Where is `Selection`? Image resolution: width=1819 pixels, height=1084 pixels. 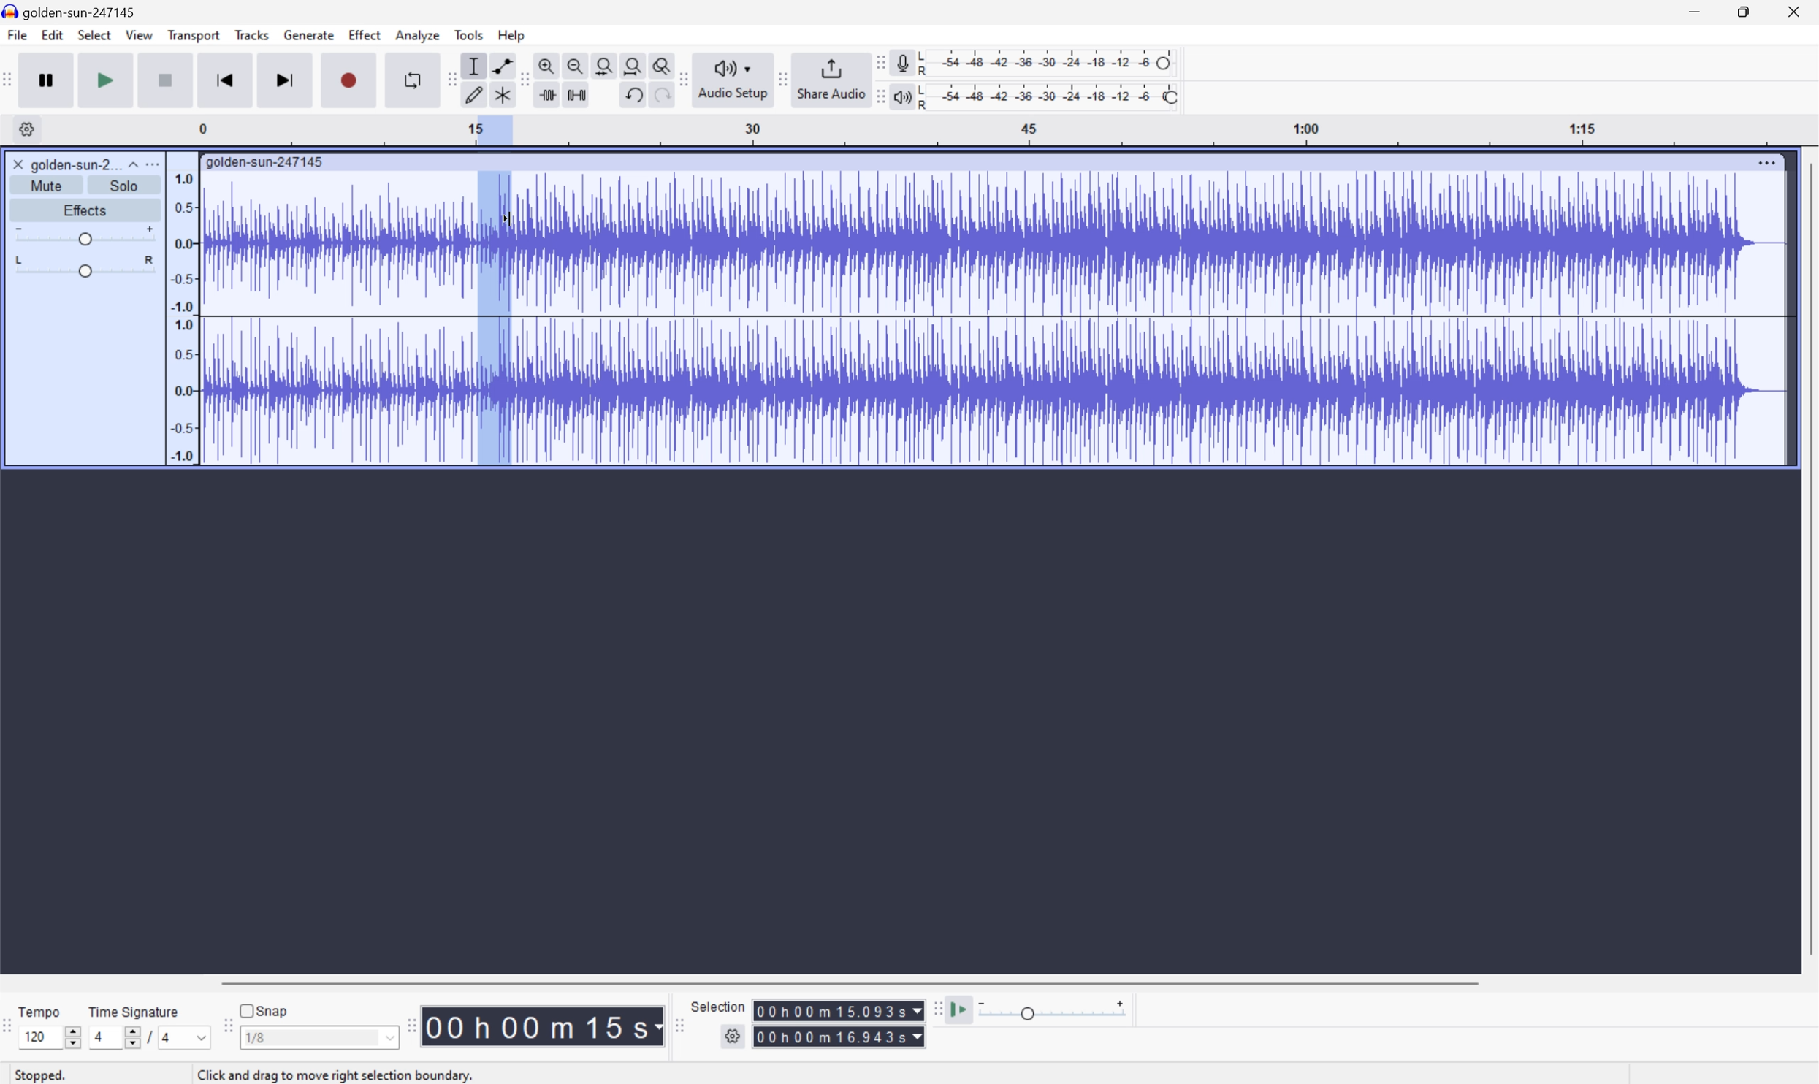 Selection is located at coordinates (839, 1023).